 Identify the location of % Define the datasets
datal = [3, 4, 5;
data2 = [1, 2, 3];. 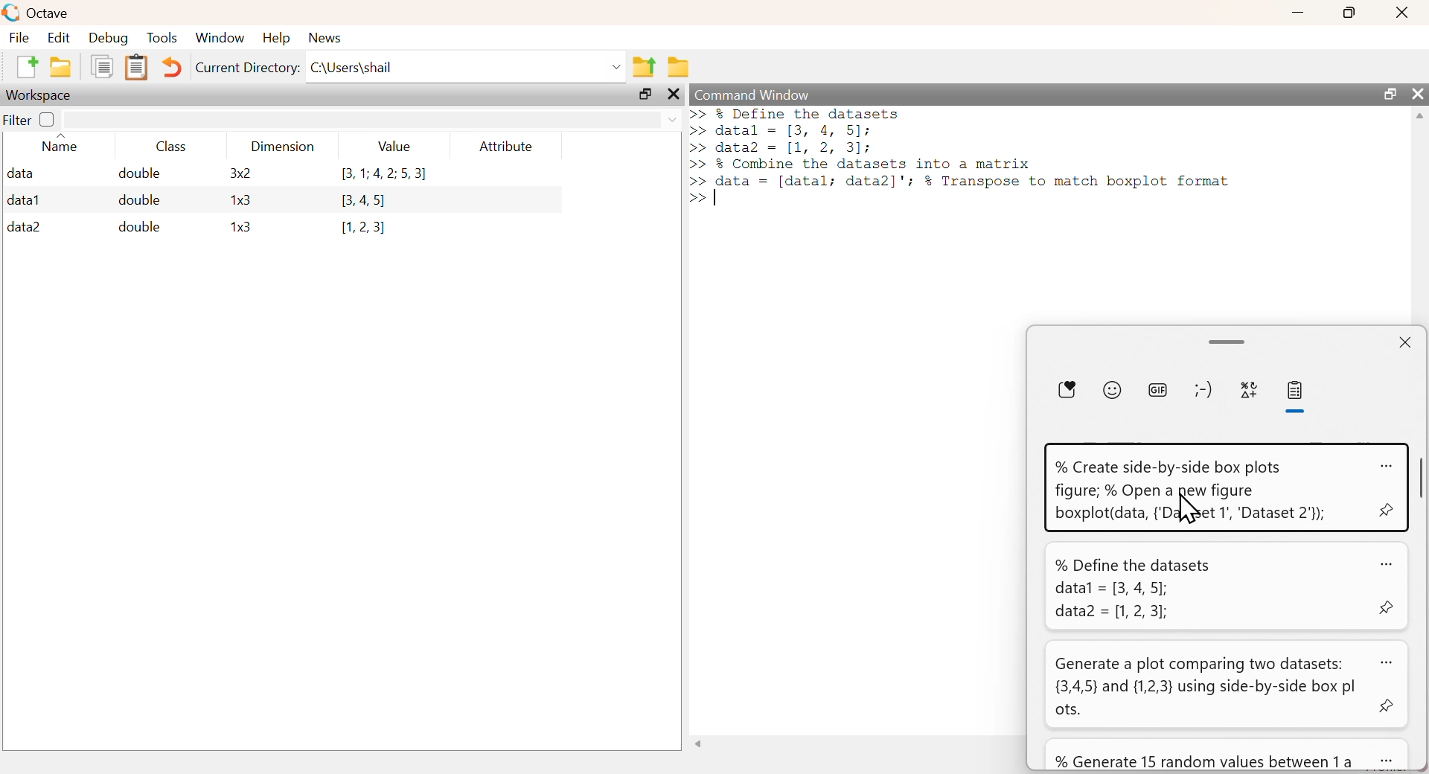
(1136, 589).